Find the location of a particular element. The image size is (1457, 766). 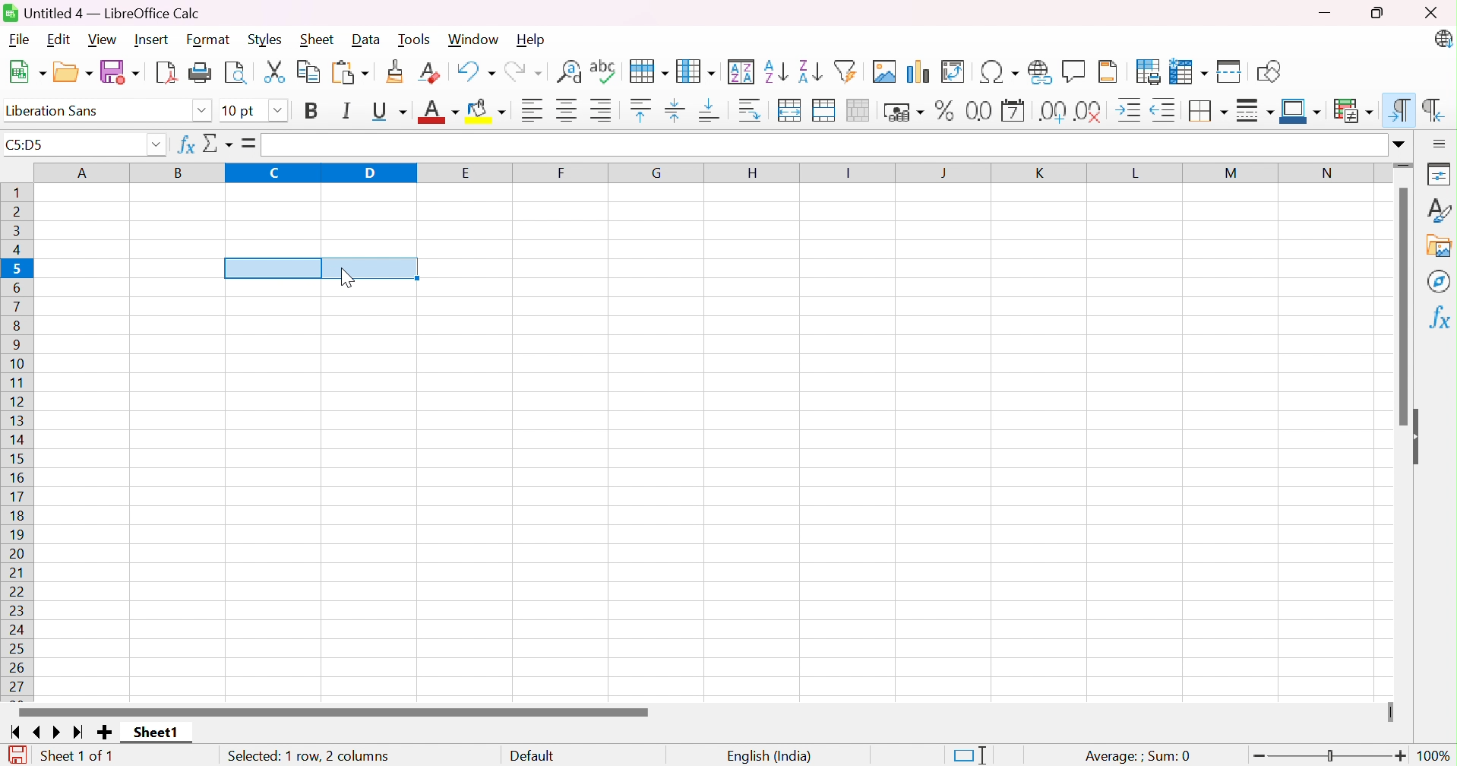

Liberation Sans is located at coordinates (56, 110).